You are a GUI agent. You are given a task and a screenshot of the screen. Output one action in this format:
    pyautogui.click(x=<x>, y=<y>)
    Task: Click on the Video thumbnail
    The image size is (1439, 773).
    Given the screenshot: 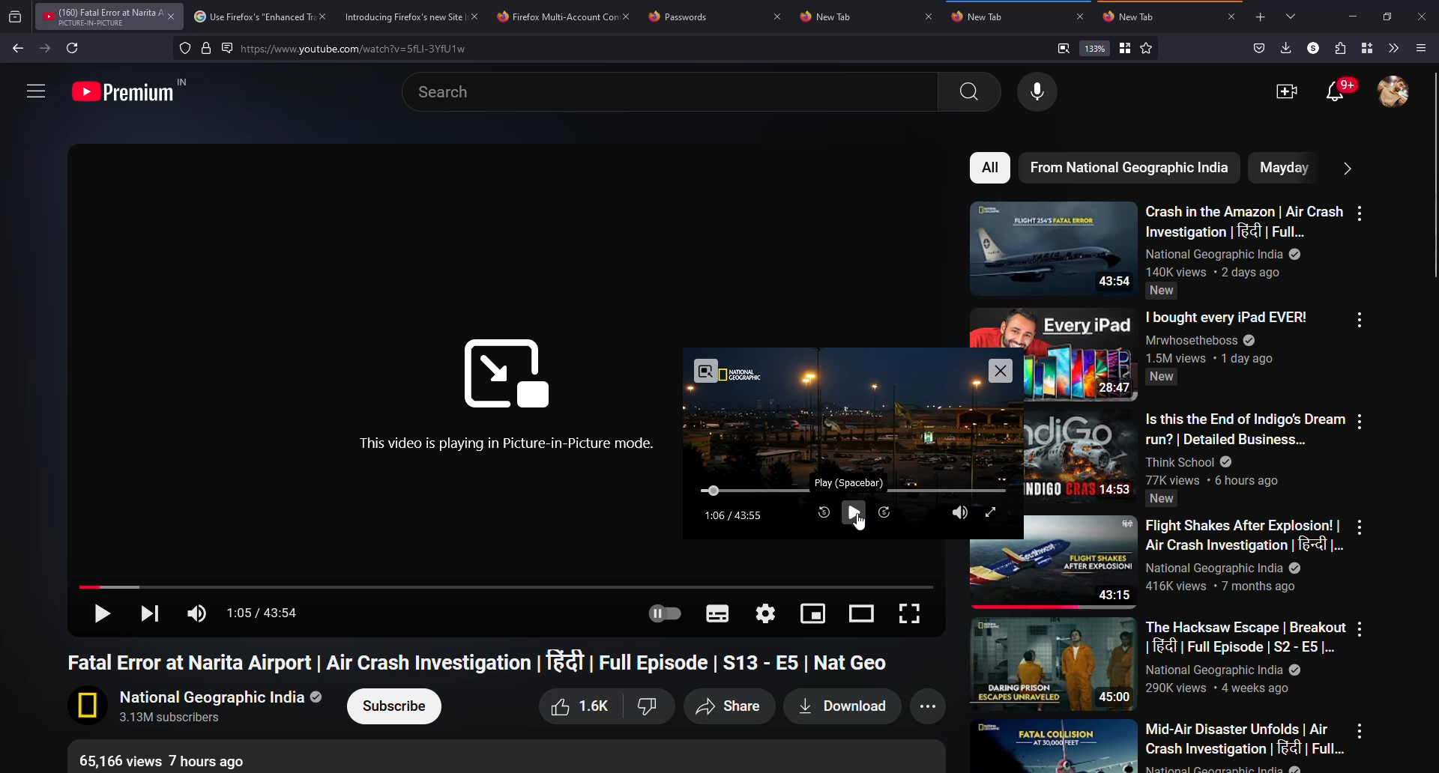 What is the action you would take?
    pyautogui.click(x=1082, y=457)
    